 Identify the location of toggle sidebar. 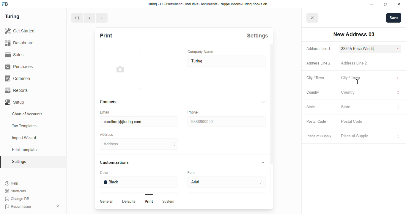
(59, 205).